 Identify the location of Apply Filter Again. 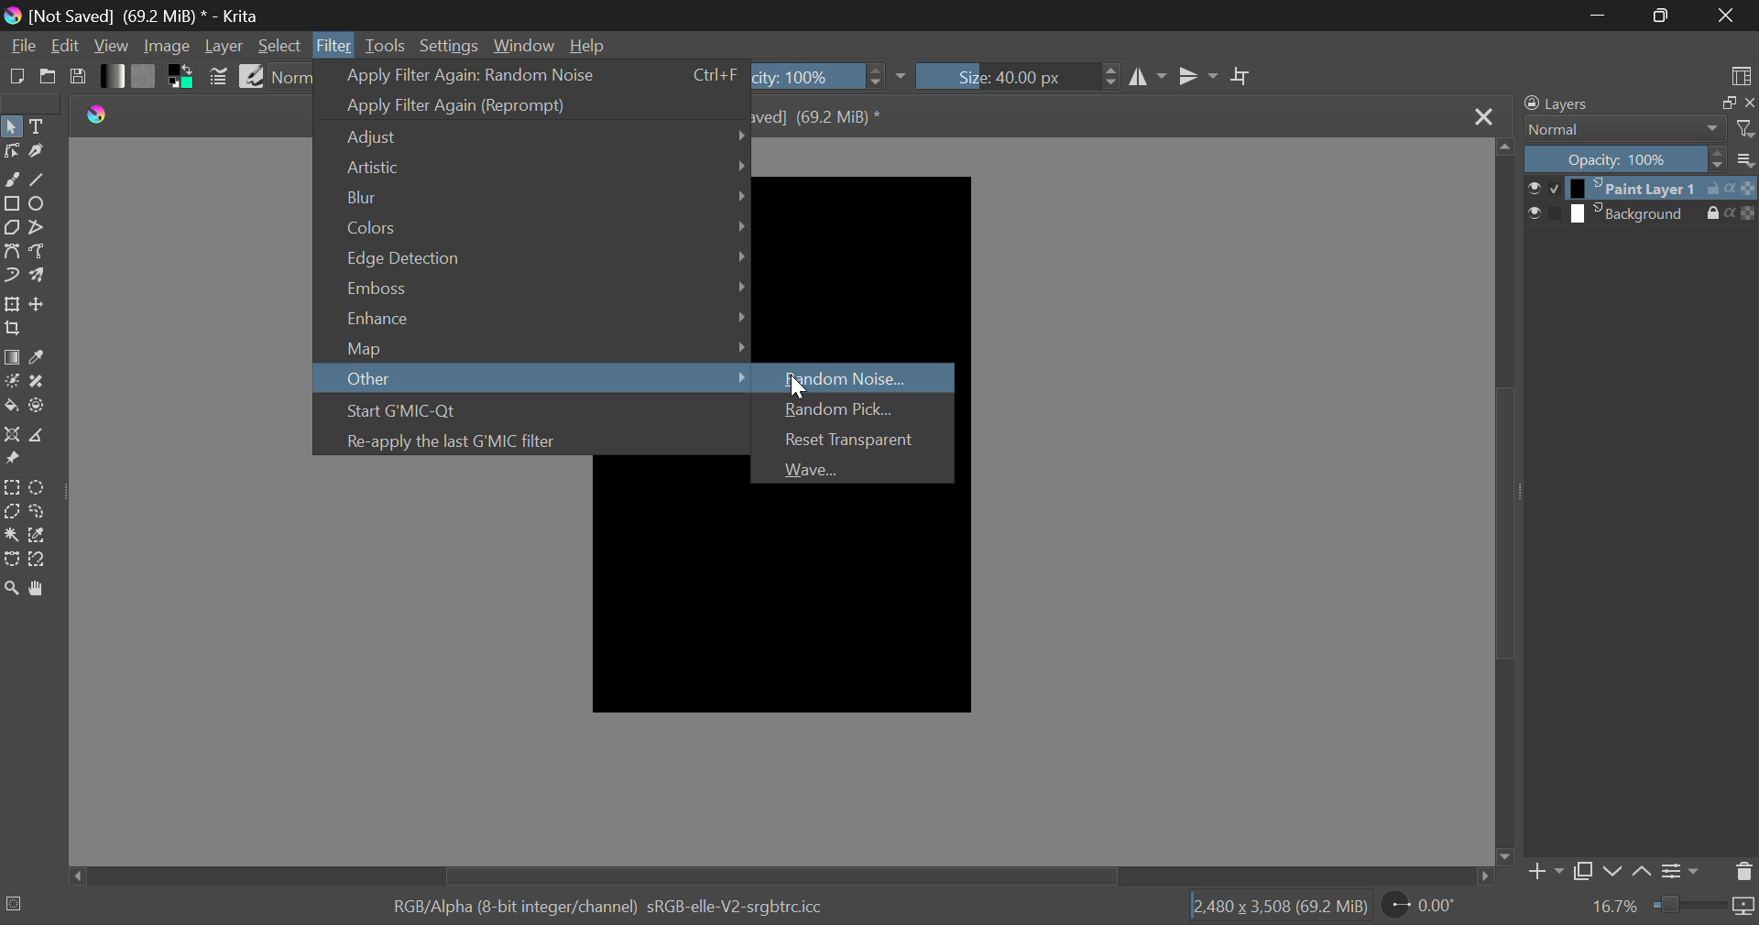
(534, 107).